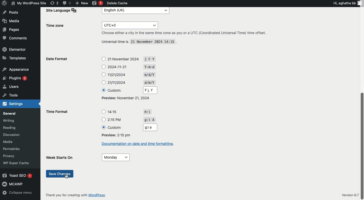  I want to click on Yoast, so click(97, 4).